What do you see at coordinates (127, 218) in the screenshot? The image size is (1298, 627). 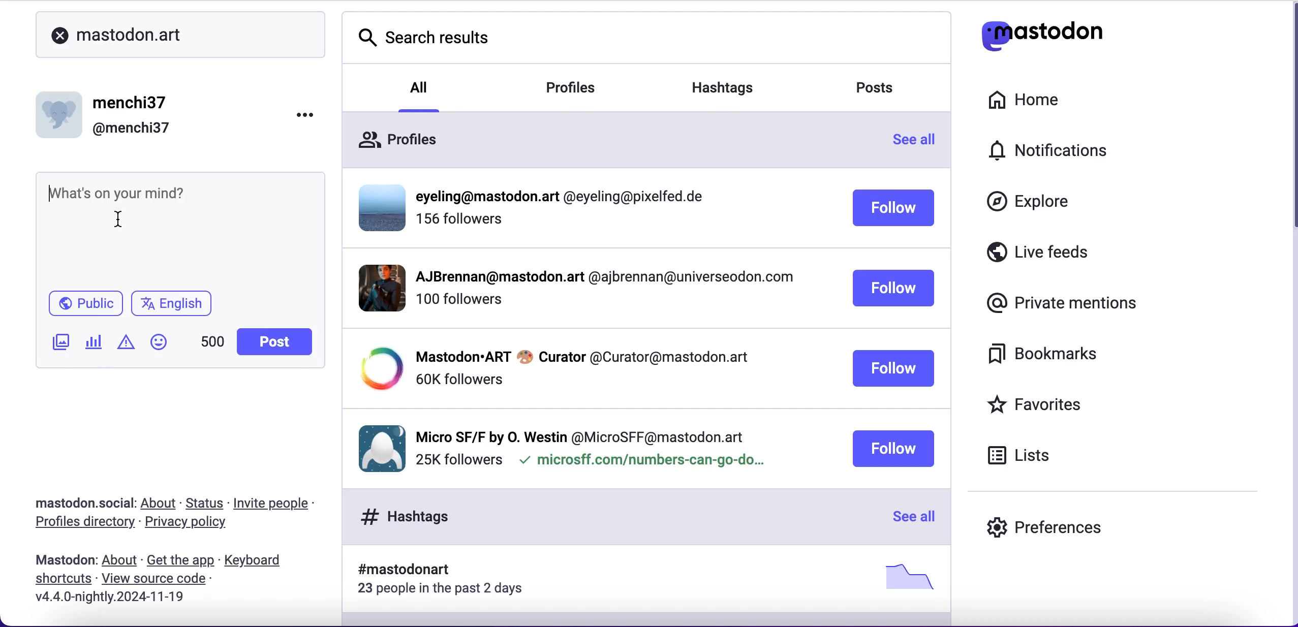 I see `cursor` at bounding box center [127, 218].